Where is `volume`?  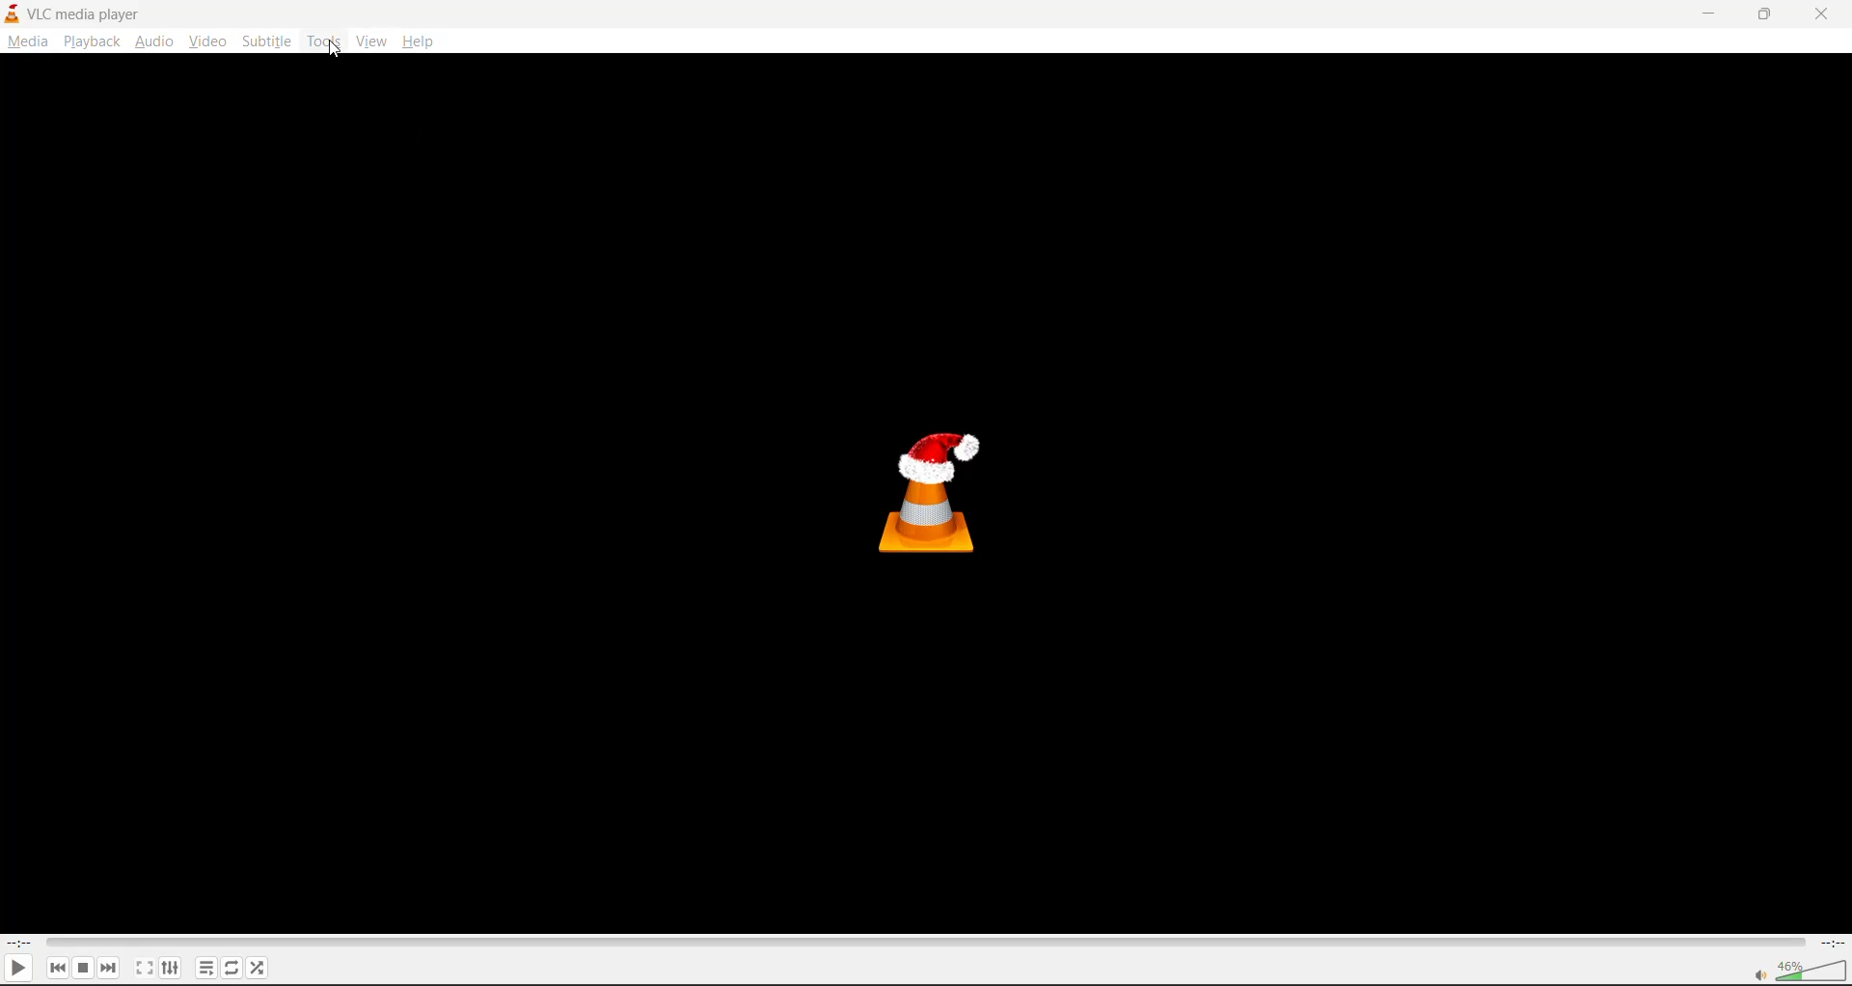
volume is located at coordinates (1796, 970).